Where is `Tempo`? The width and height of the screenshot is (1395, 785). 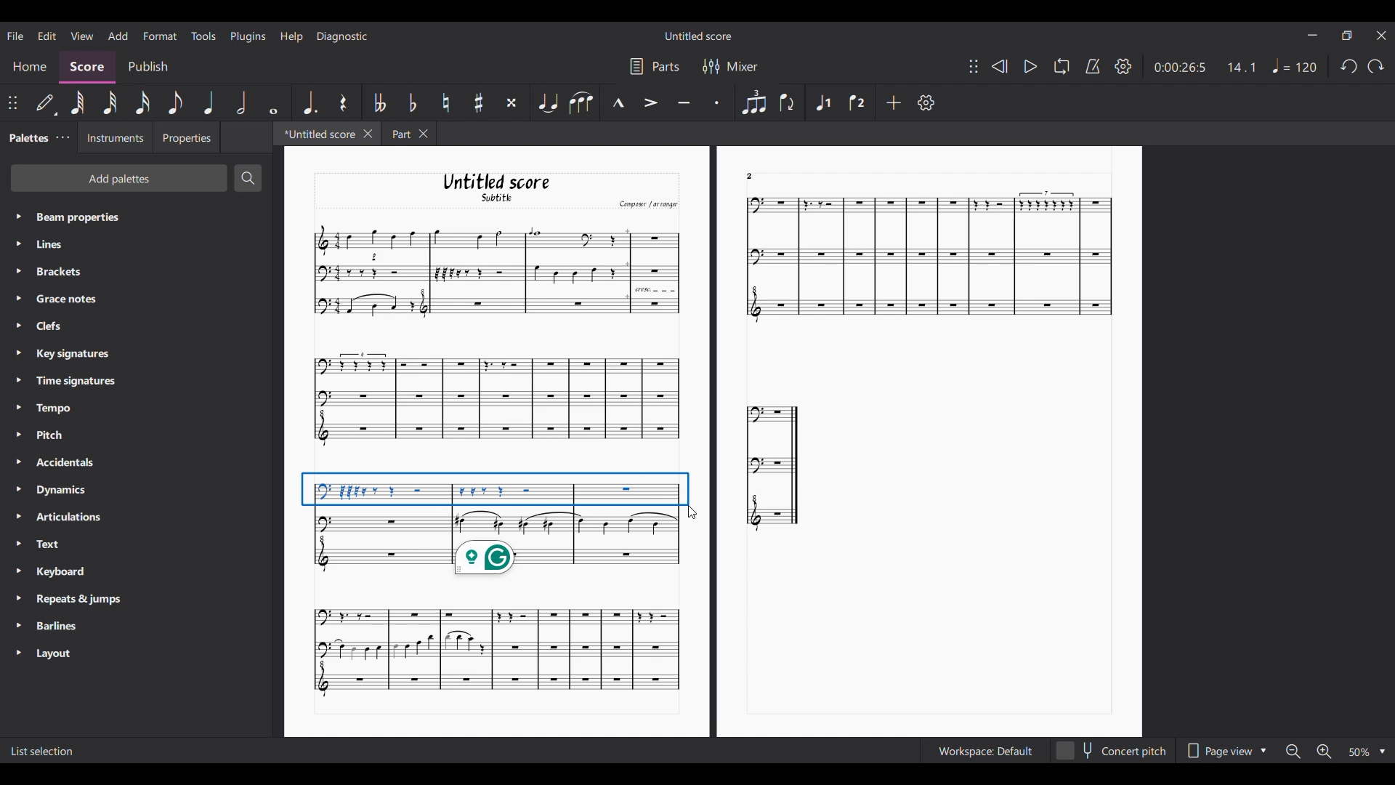
Tempo is located at coordinates (1295, 65).